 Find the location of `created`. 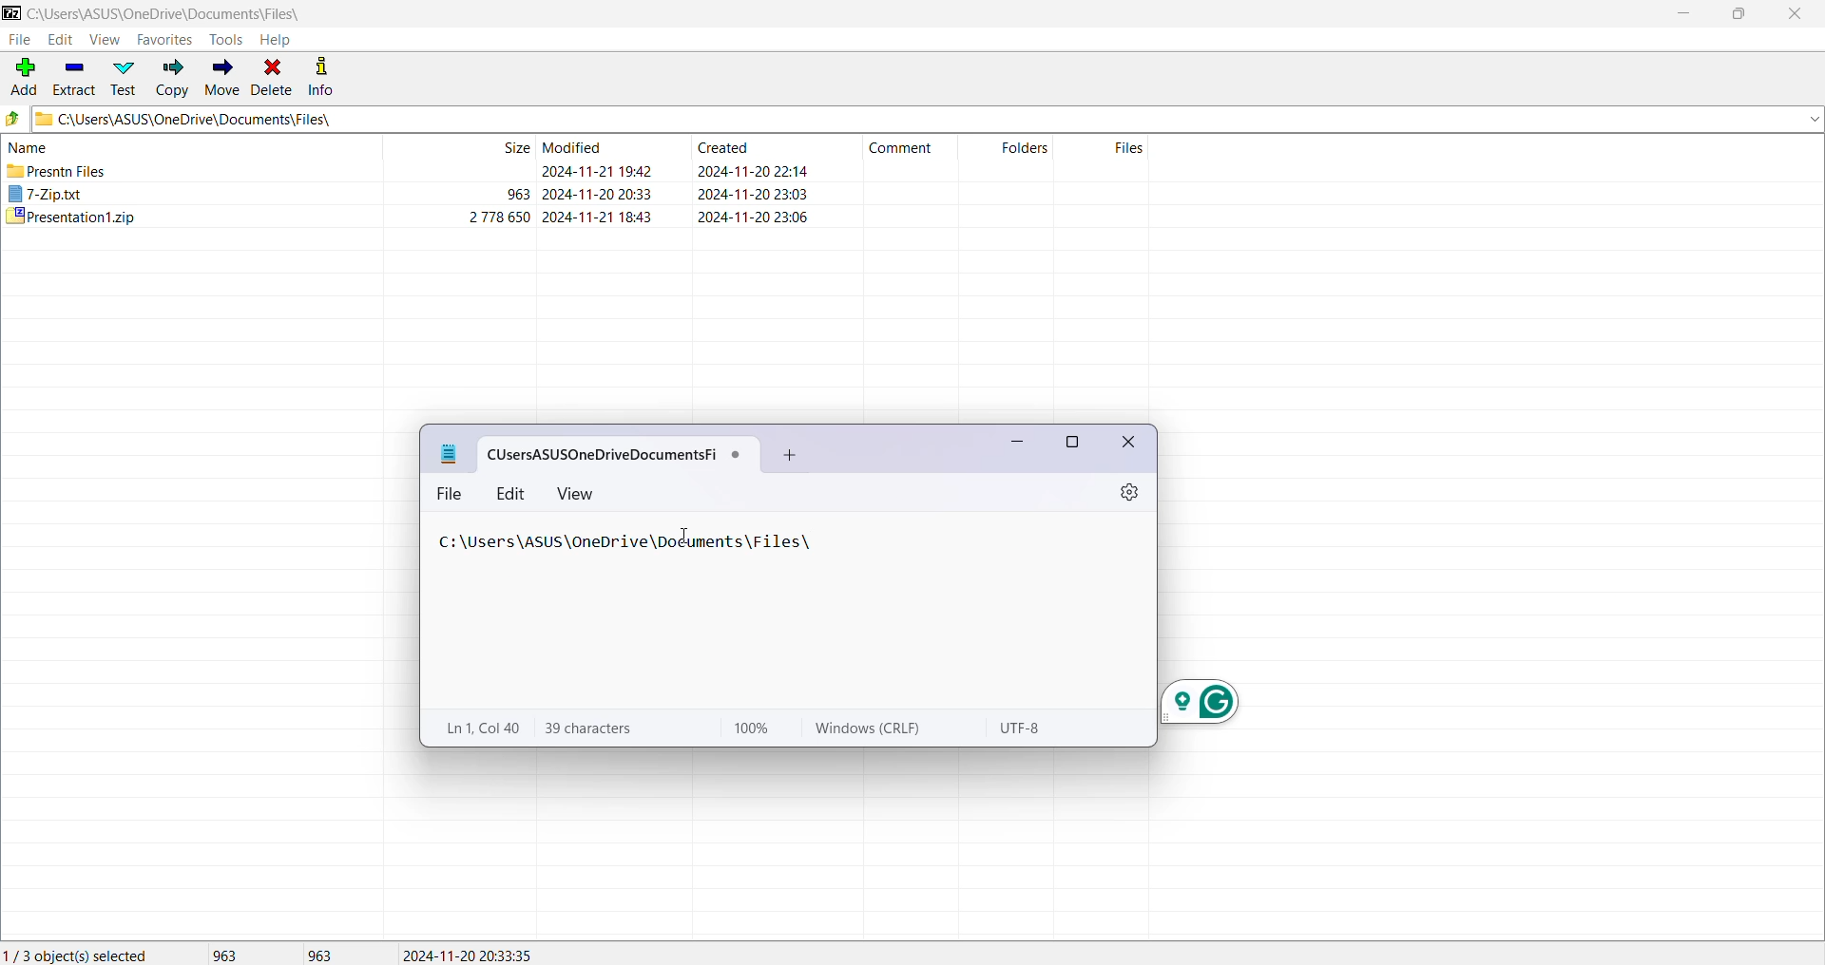

created is located at coordinates (722, 147).